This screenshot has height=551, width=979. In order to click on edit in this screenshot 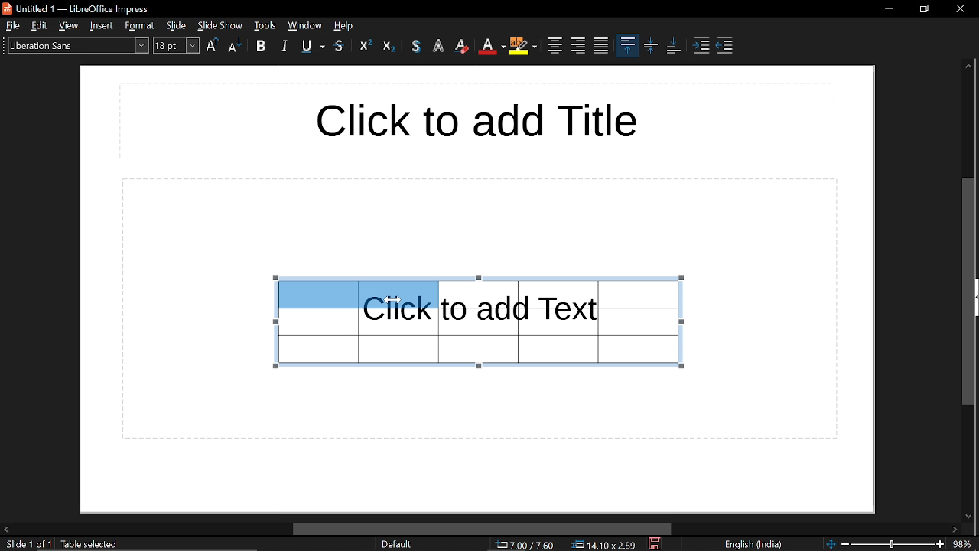, I will do `click(40, 25)`.